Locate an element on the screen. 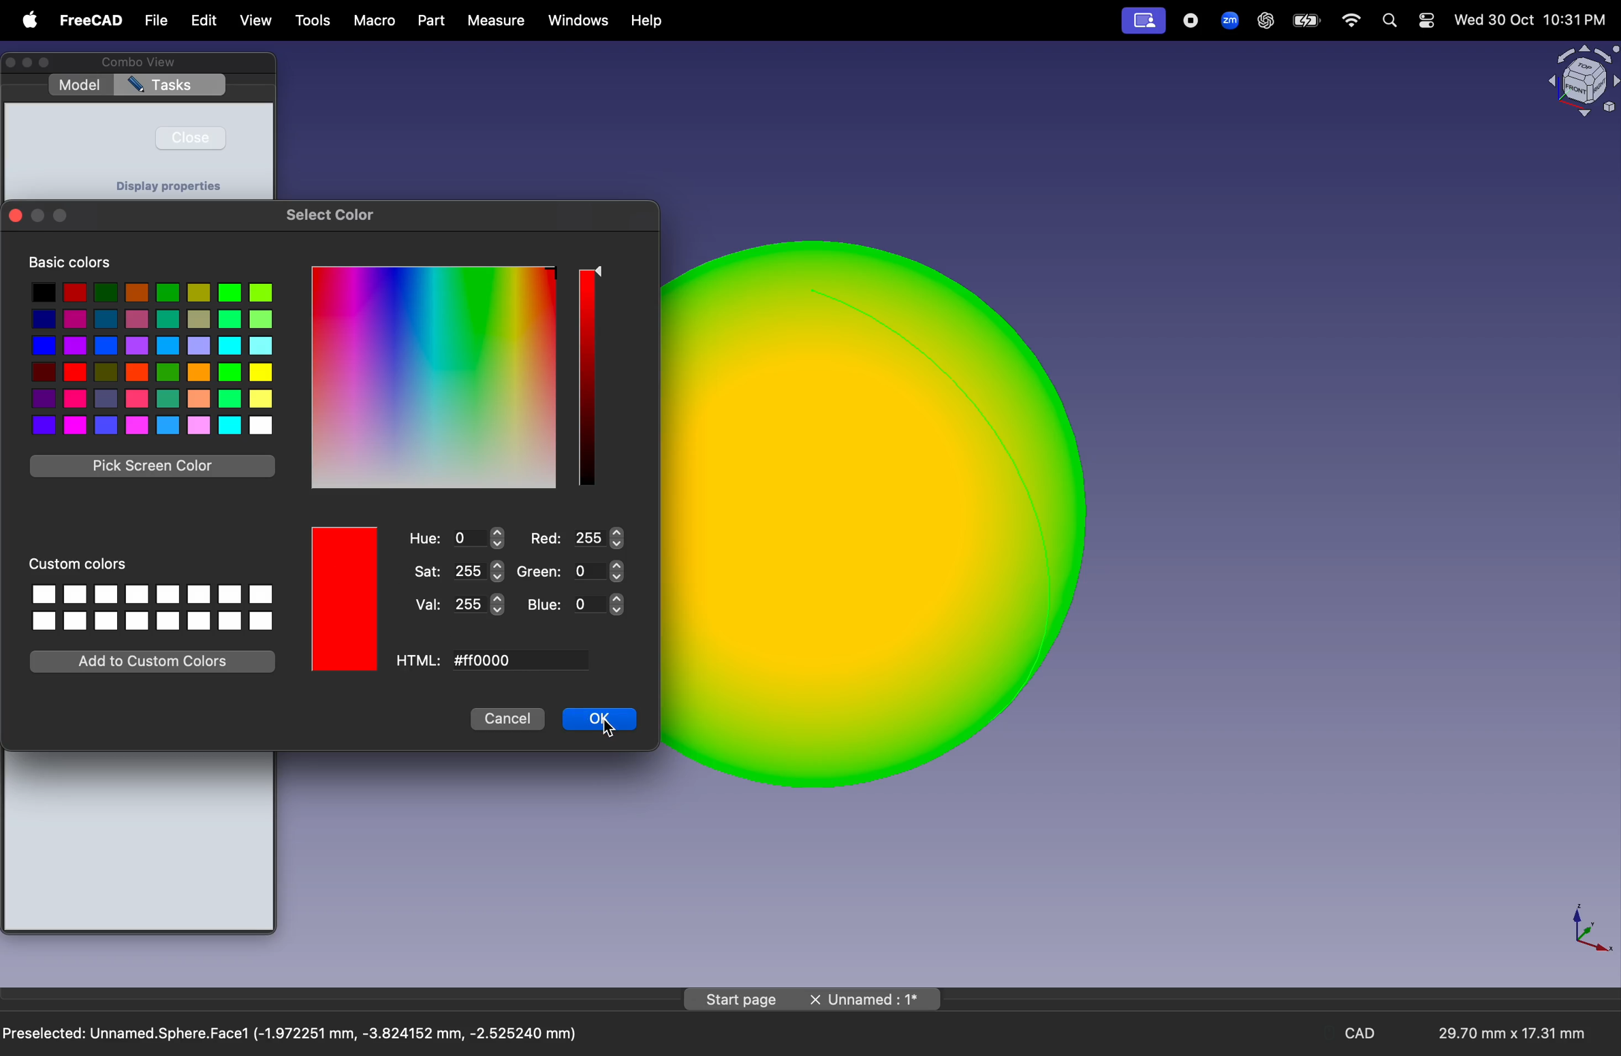 The image size is (1621, 1056). color code is located at coordinates (516, 662).